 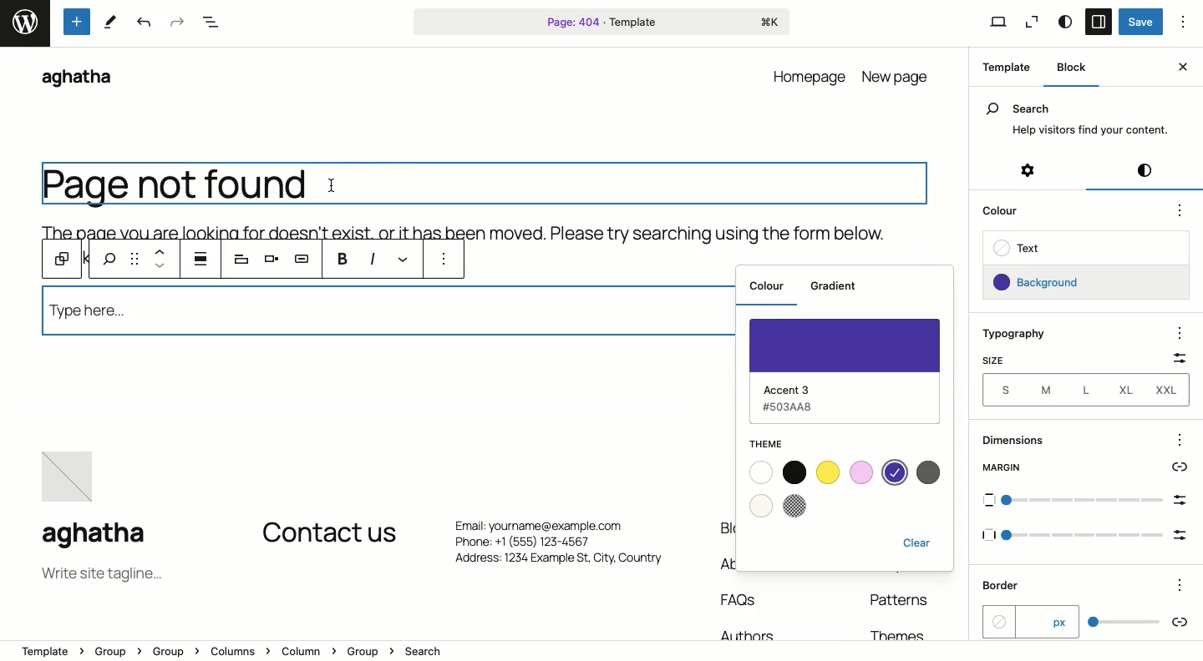 What do you see at coordinates (343, 258) in the screenshot?
I see `B` at bounding box center [343, 258].